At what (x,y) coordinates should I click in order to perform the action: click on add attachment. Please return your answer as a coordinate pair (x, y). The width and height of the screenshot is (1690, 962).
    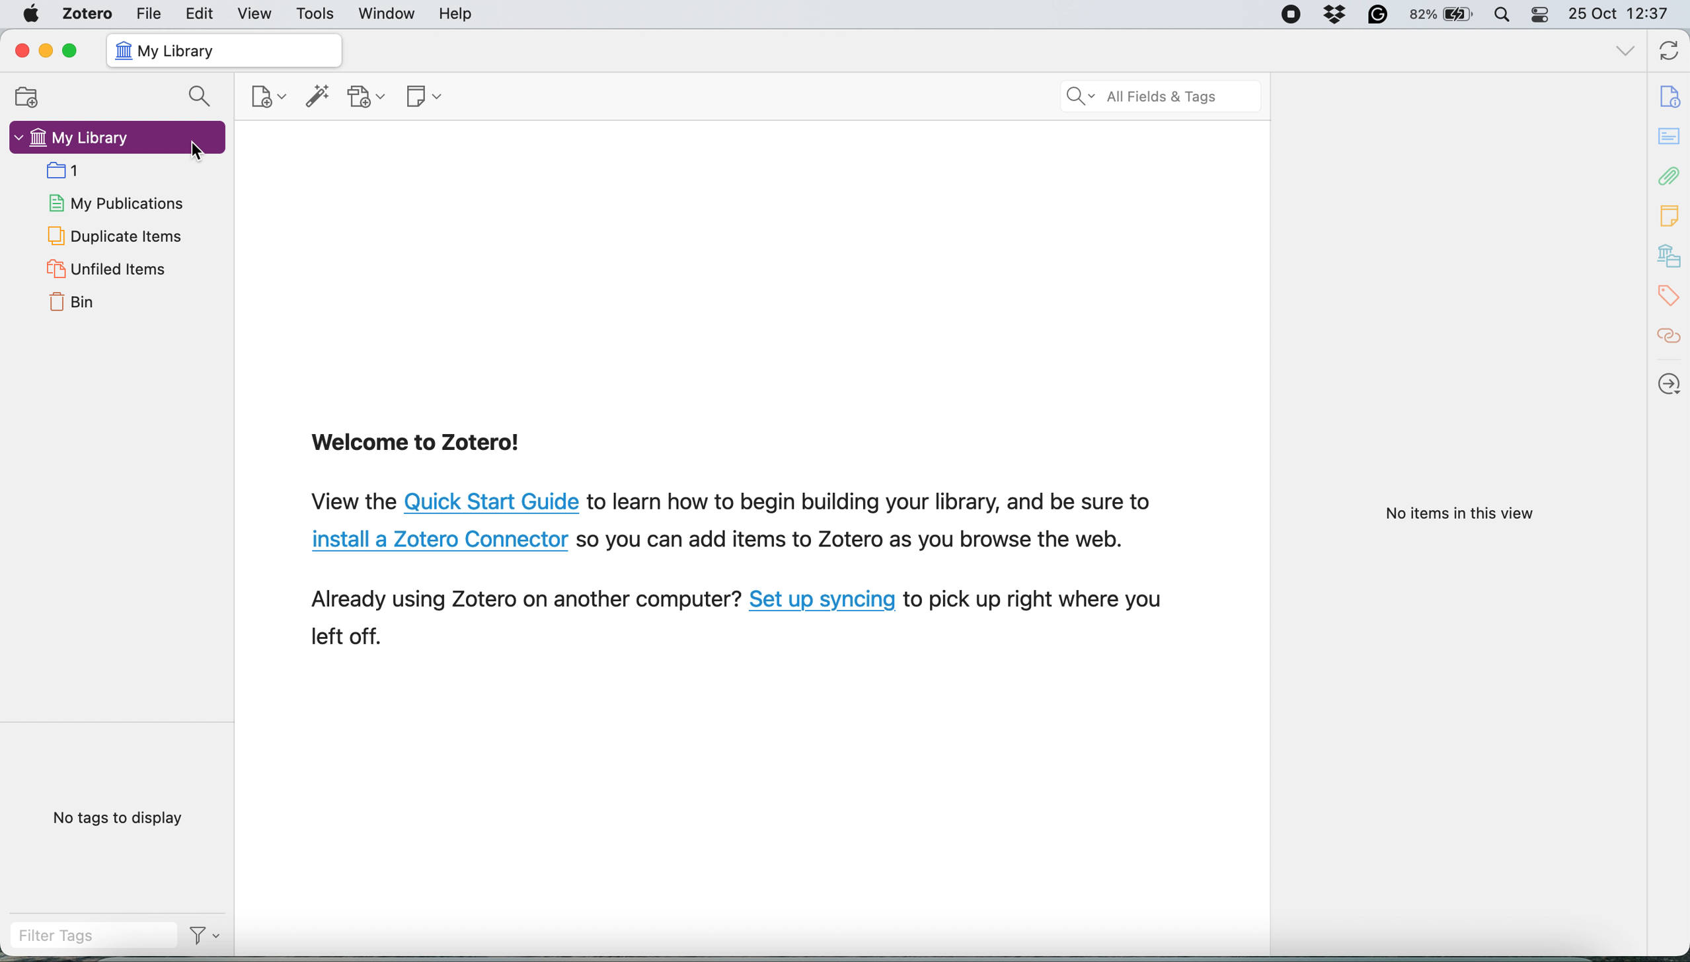
    Looking at the image, I should click on (369, 96).